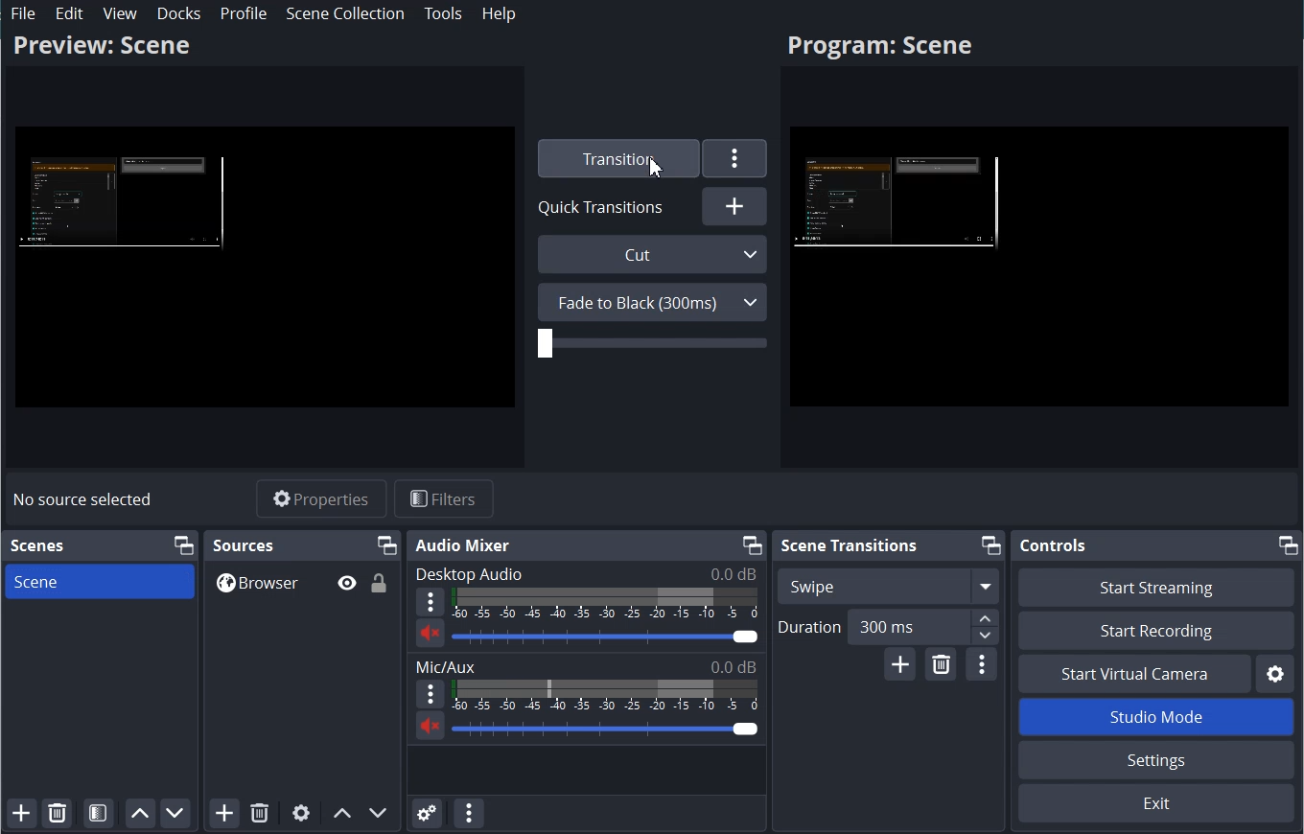 The height and width of the screenshot is (834, 1304). What do you see at coordinates (346, 583) in the screenshot?
I see `Hide` at bounding box center [346, 583].